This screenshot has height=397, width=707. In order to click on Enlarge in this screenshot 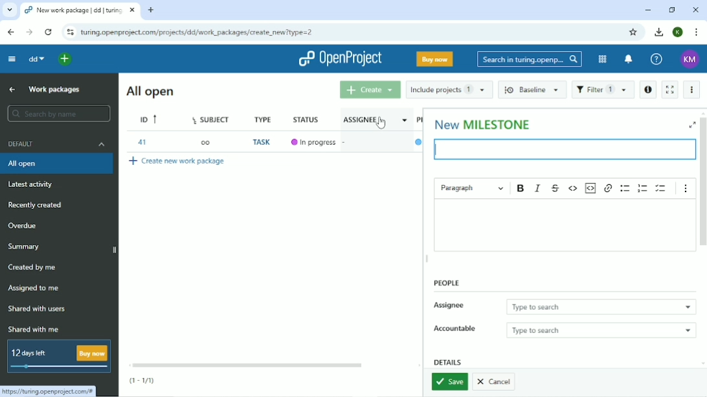, I will do `click(691, 125)`.